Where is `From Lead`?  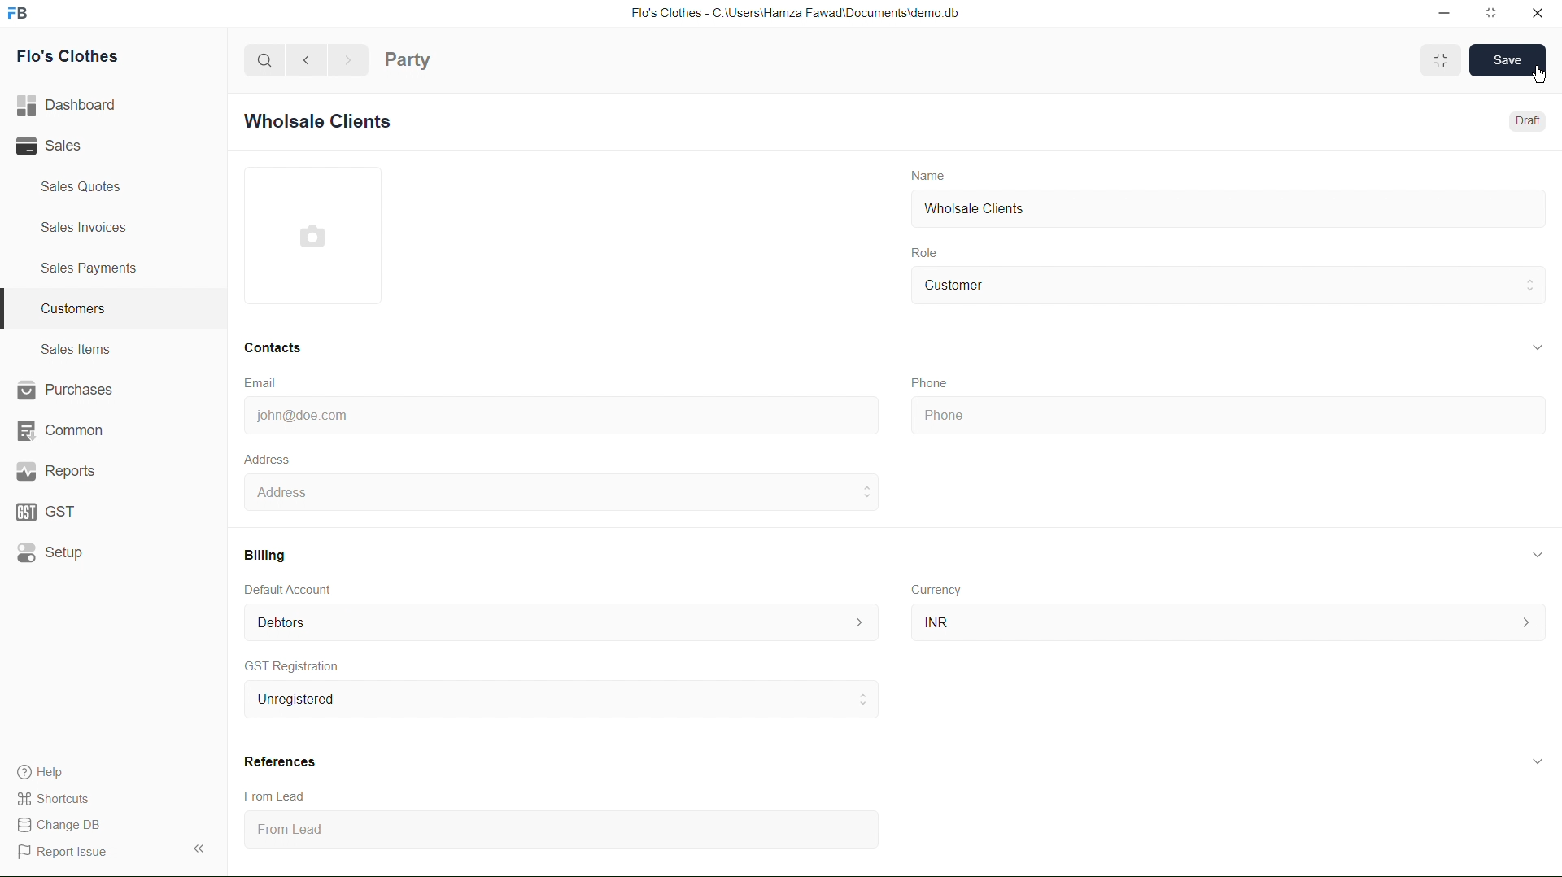
From Lead is located at coordinates (280, 794).